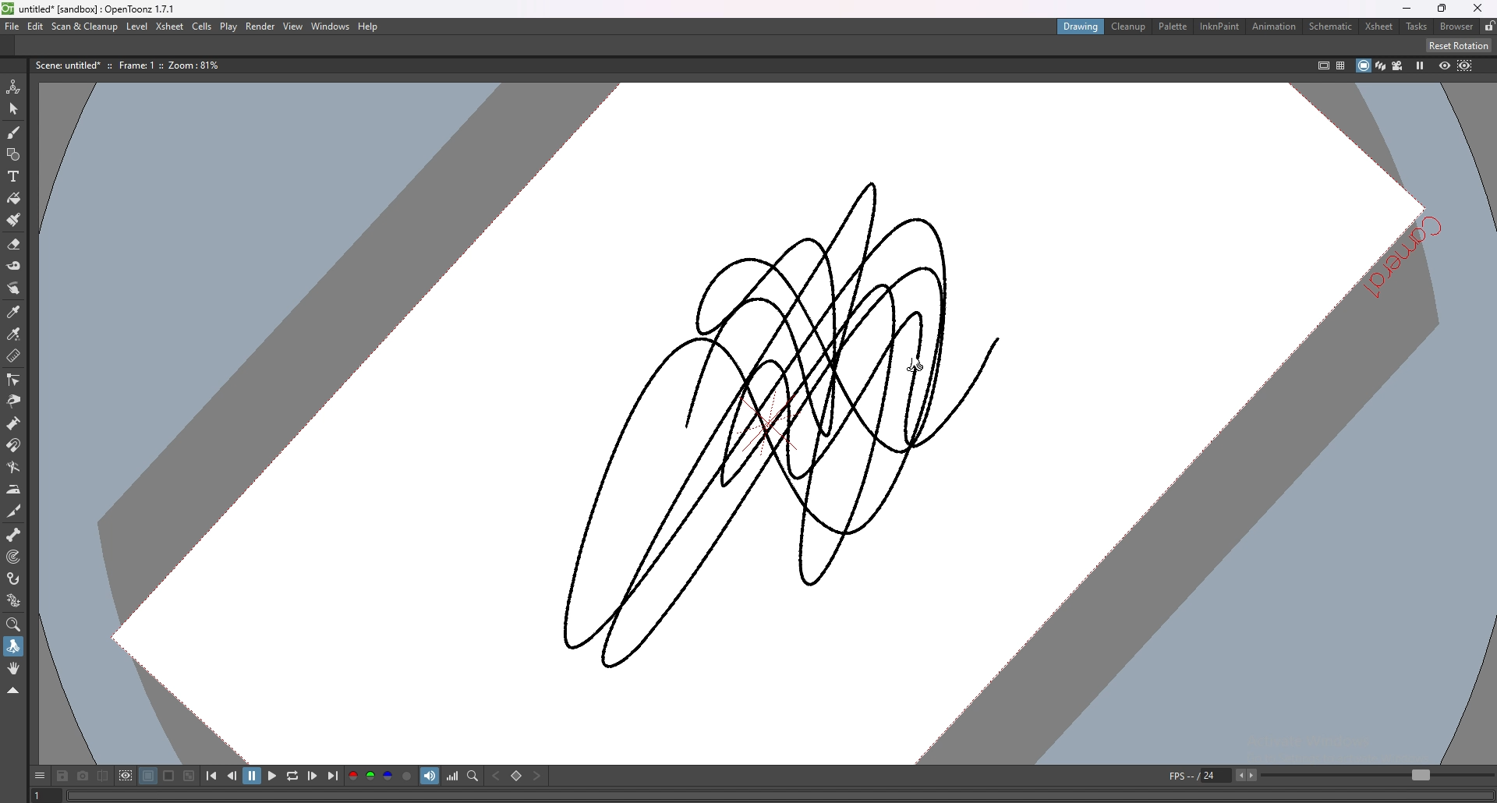  What do you see at coordinates (84, 27) in the screenshot?
I see `scan and cleanup` at bounding box center [84, 27].